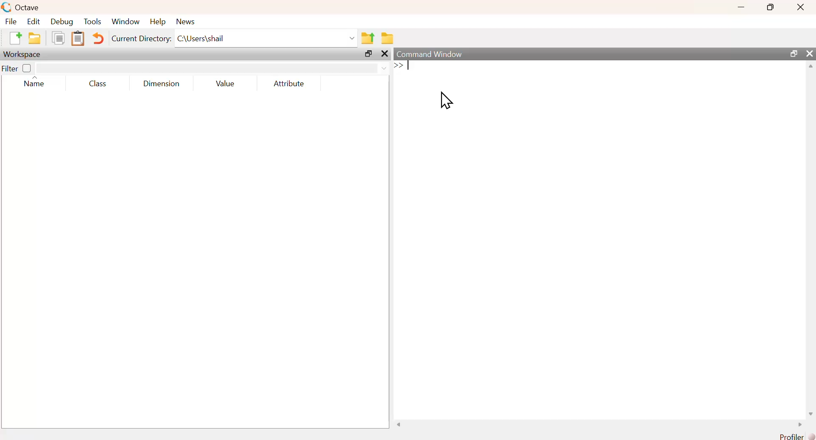 Image resolution: width=816 pixels, height=440 pixels. Describe the element at coordinates (78, 39) in the screenshot. I see `Clipboard` at that location.